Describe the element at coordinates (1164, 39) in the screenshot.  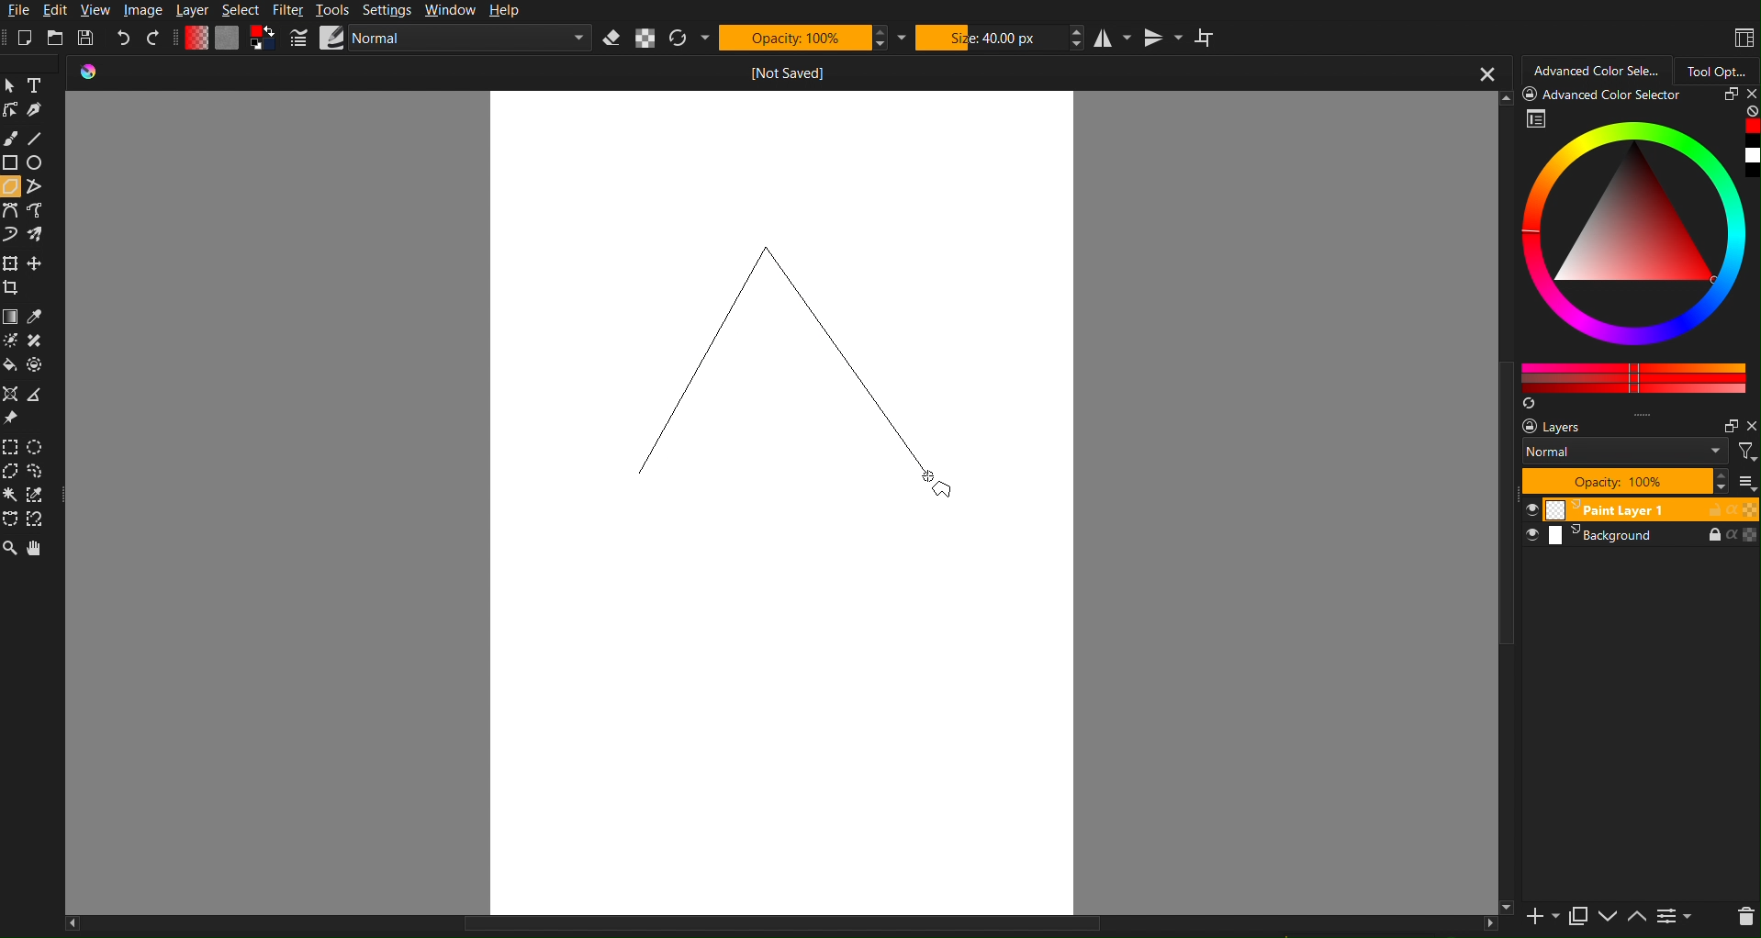
I see `Vertical Mirror` at that location.